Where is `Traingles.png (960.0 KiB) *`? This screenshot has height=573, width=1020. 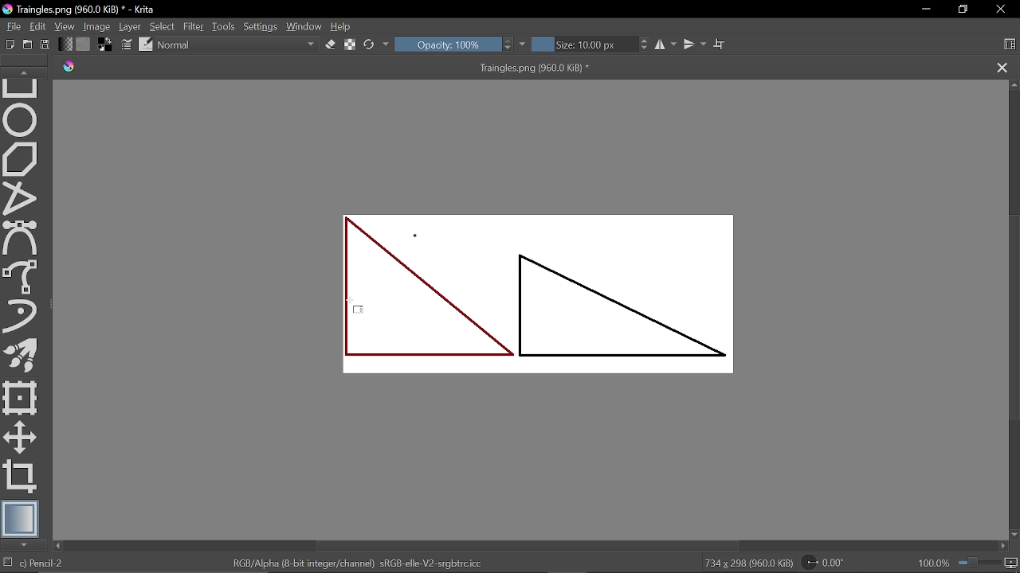 Traingles.png (960.0 KiB) * is located at coordinates (521, 68).